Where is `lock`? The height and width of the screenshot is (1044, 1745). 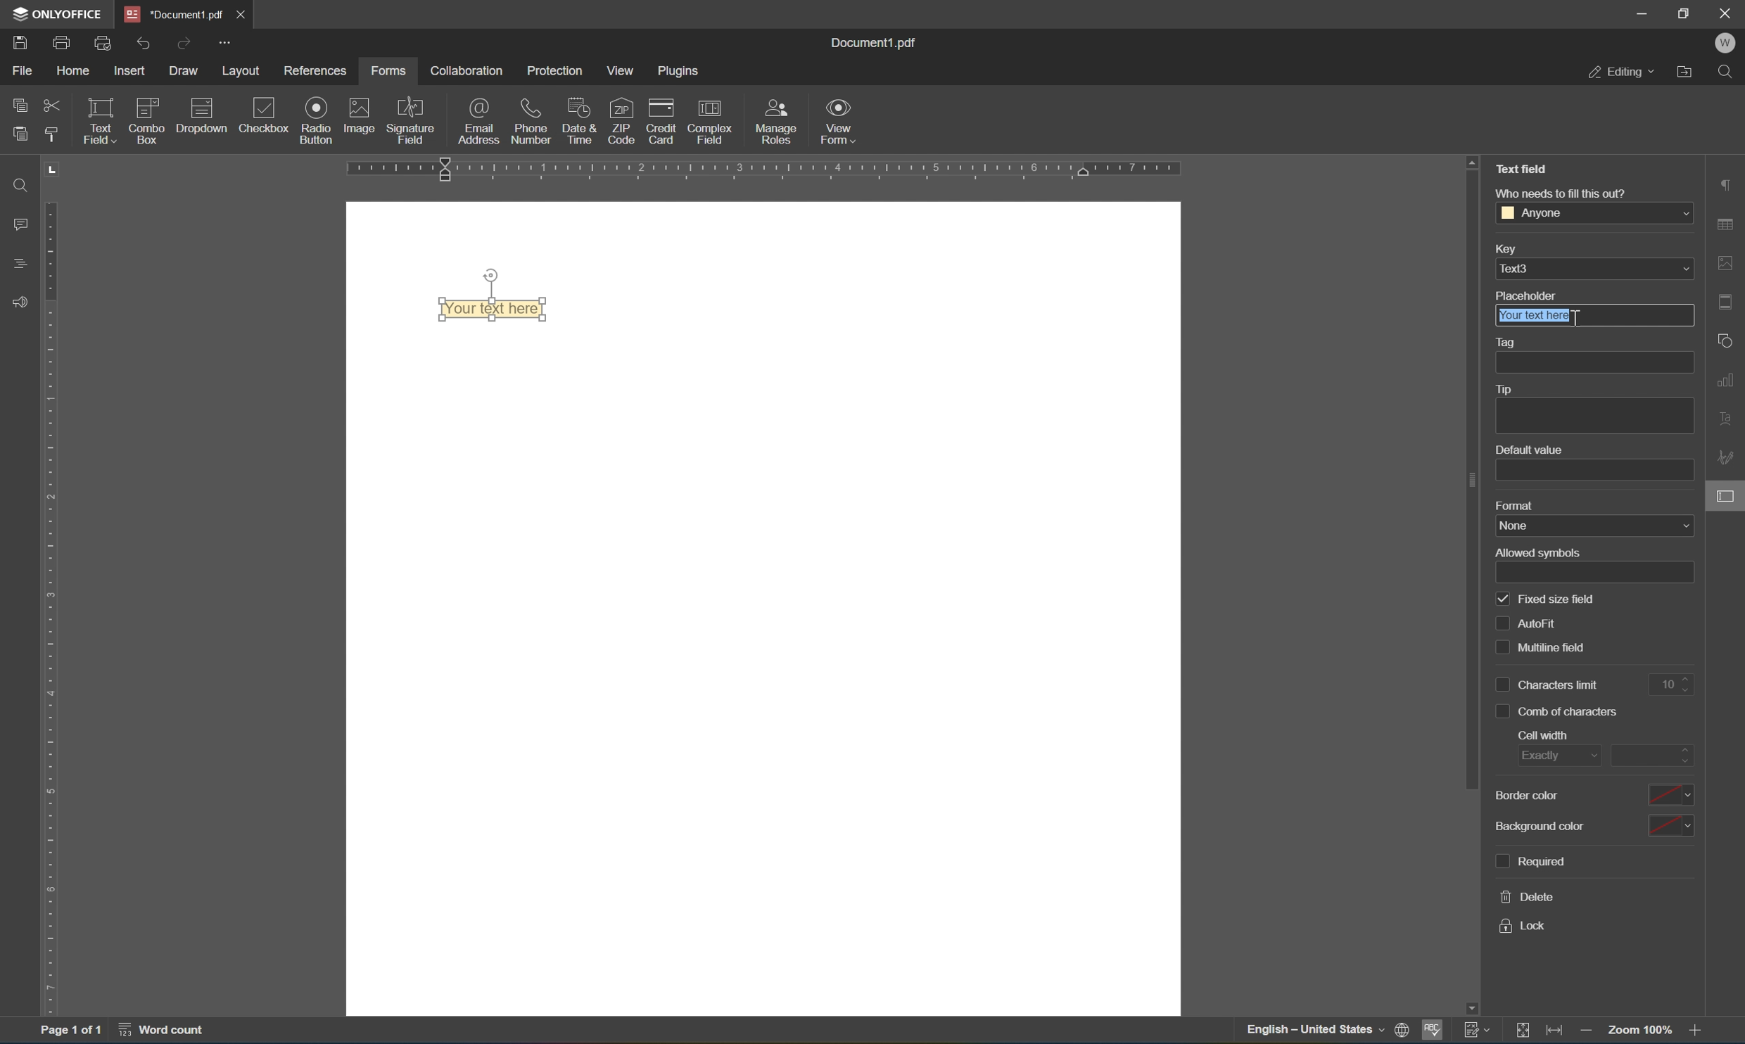
lock is located at coordinates (1524, 929).